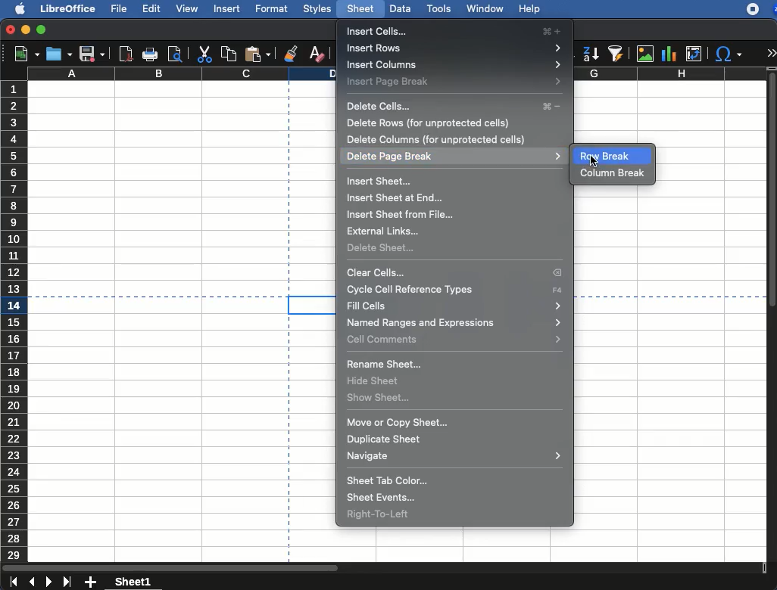  What do you see at coordinates (398, 8) in the screenshot?
I see `data` at bounding box center [398, 8].